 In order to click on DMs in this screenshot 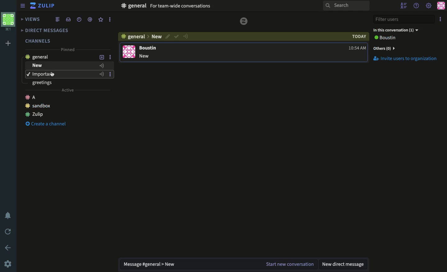, I will do `click(49, 30)`.